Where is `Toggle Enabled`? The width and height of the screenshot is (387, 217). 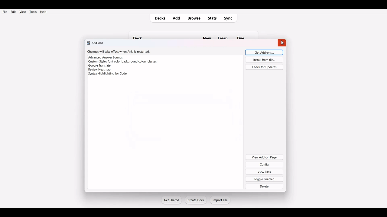
Toggle Enabled is located at coordinates (265, 179).